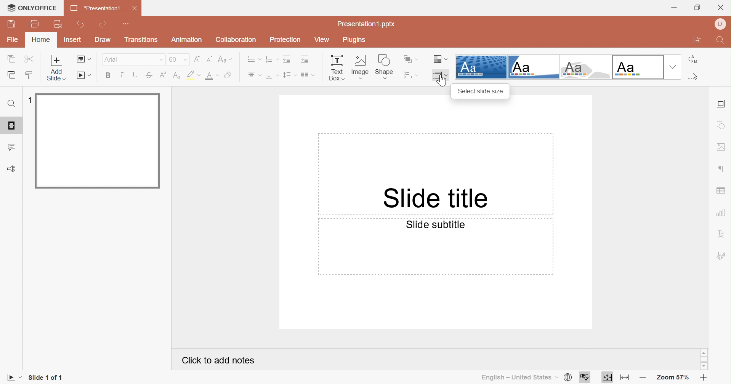  I want to click on Superscript, so click(162, 75).